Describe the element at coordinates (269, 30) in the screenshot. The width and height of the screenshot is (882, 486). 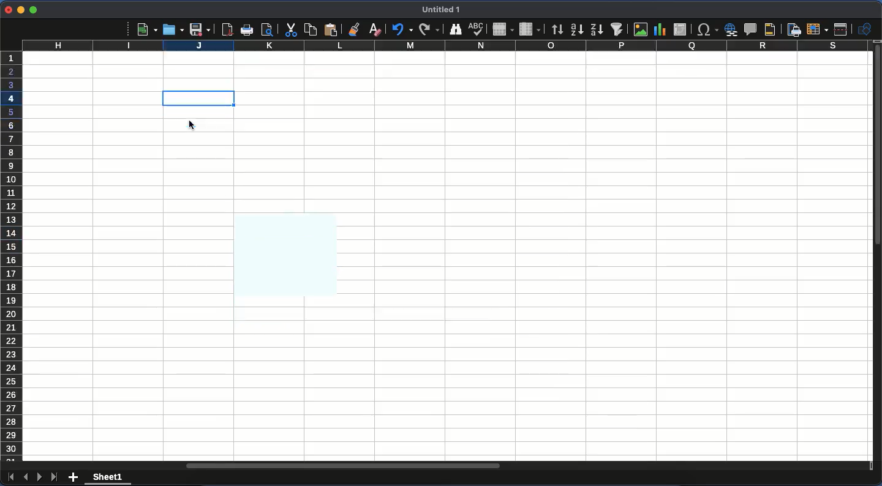
I see `print preview ` at that location.